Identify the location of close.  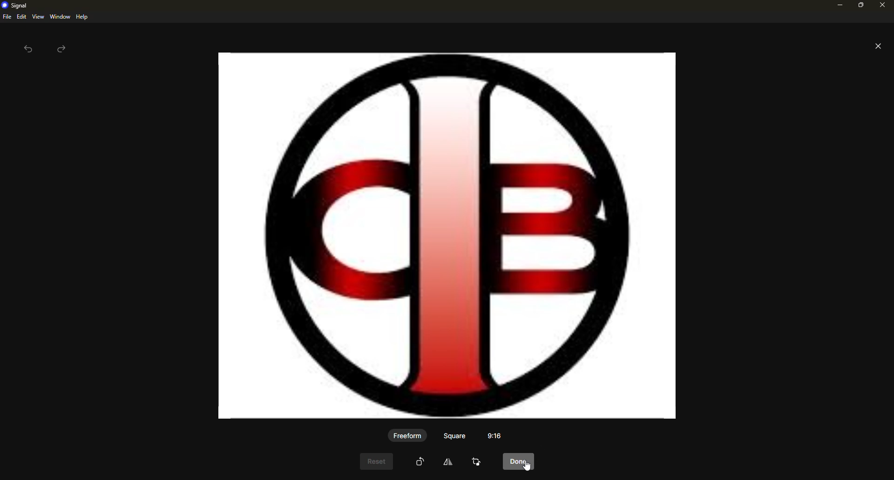
(882, 5).